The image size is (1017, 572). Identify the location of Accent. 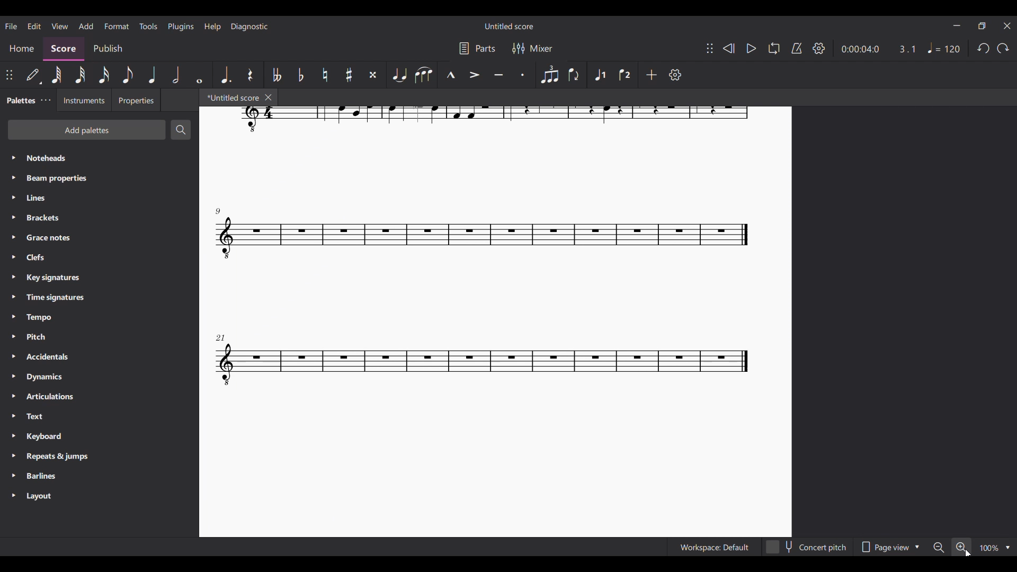
(475, 76).